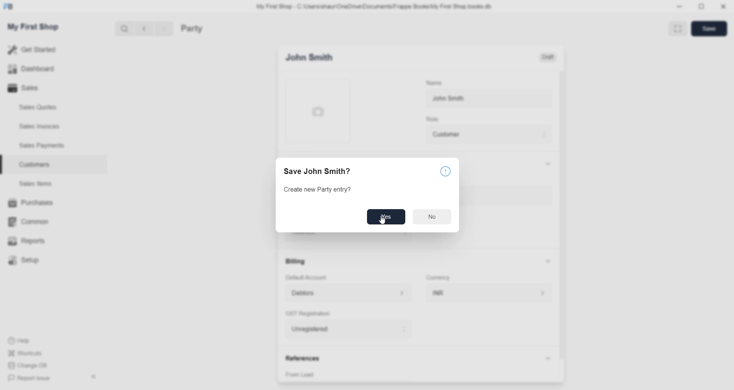  What do you see at coordinates (30, 68) in the screenshot?
I see `Dashboard` at bounding box center [30, 68].